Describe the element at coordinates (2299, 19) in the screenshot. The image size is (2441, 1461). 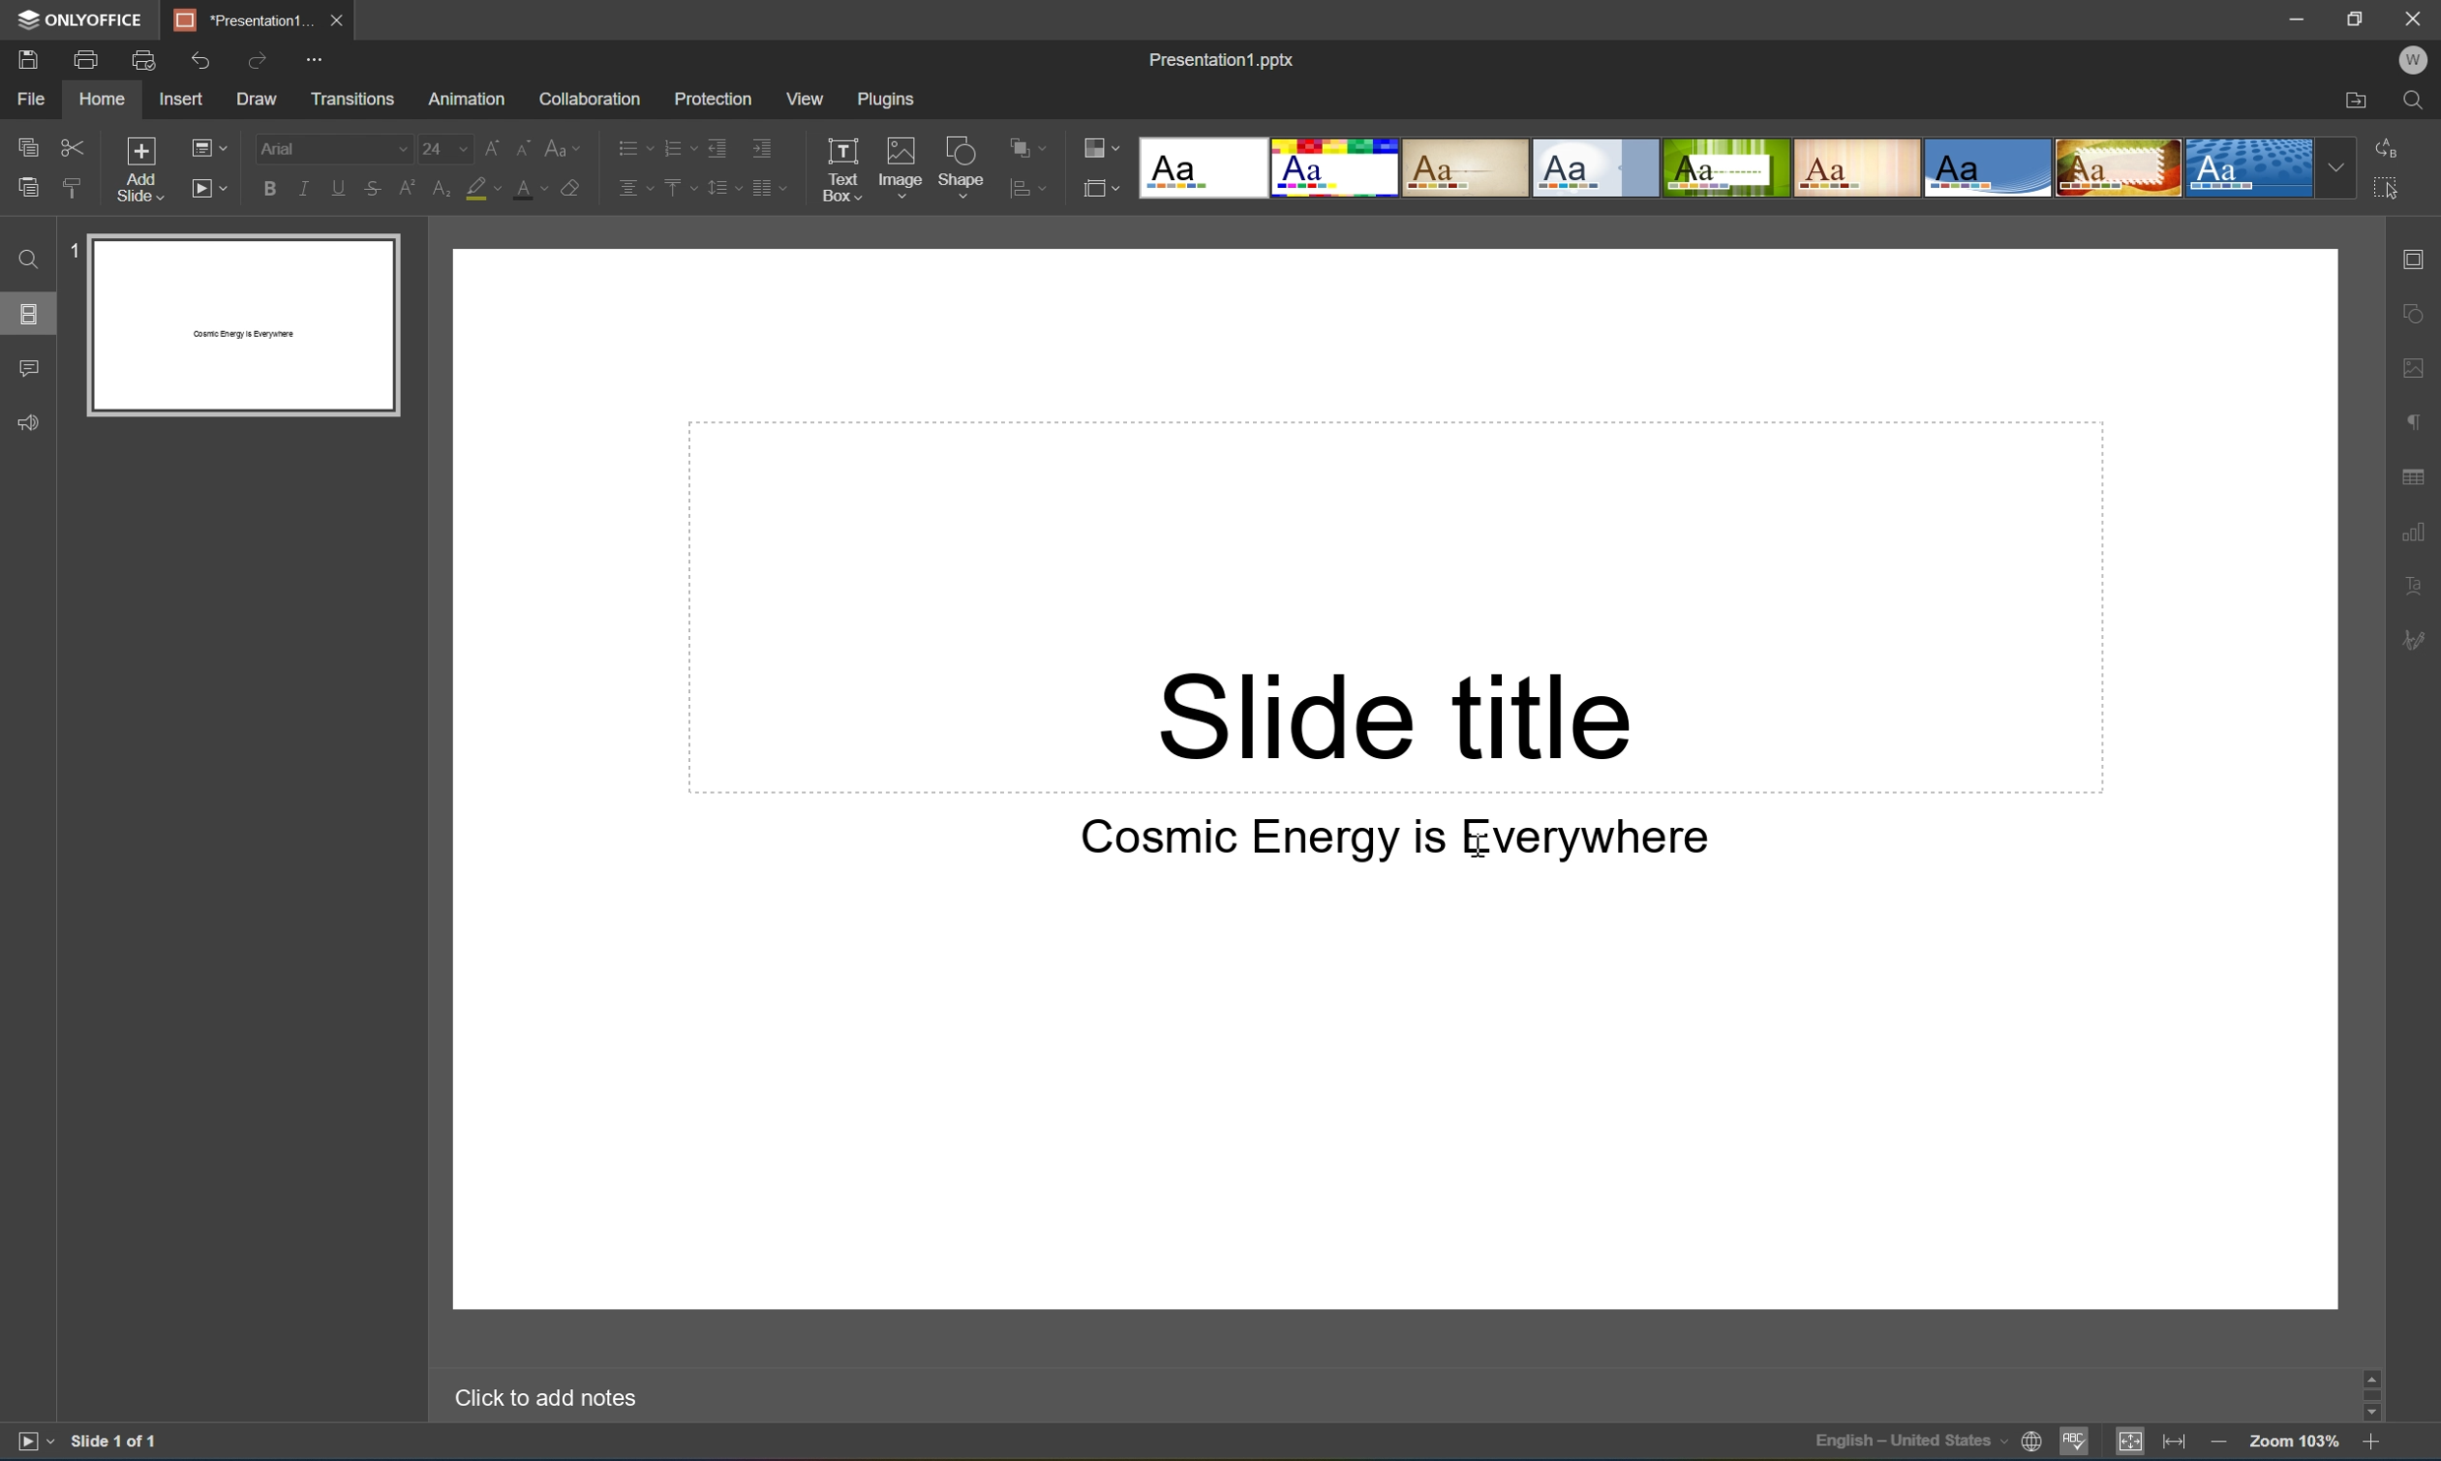
I see `Minimize` at that location.